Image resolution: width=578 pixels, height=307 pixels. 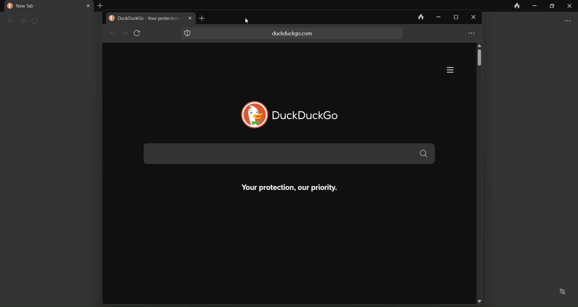 I want to click on cursor, so click(x=250, y=22).